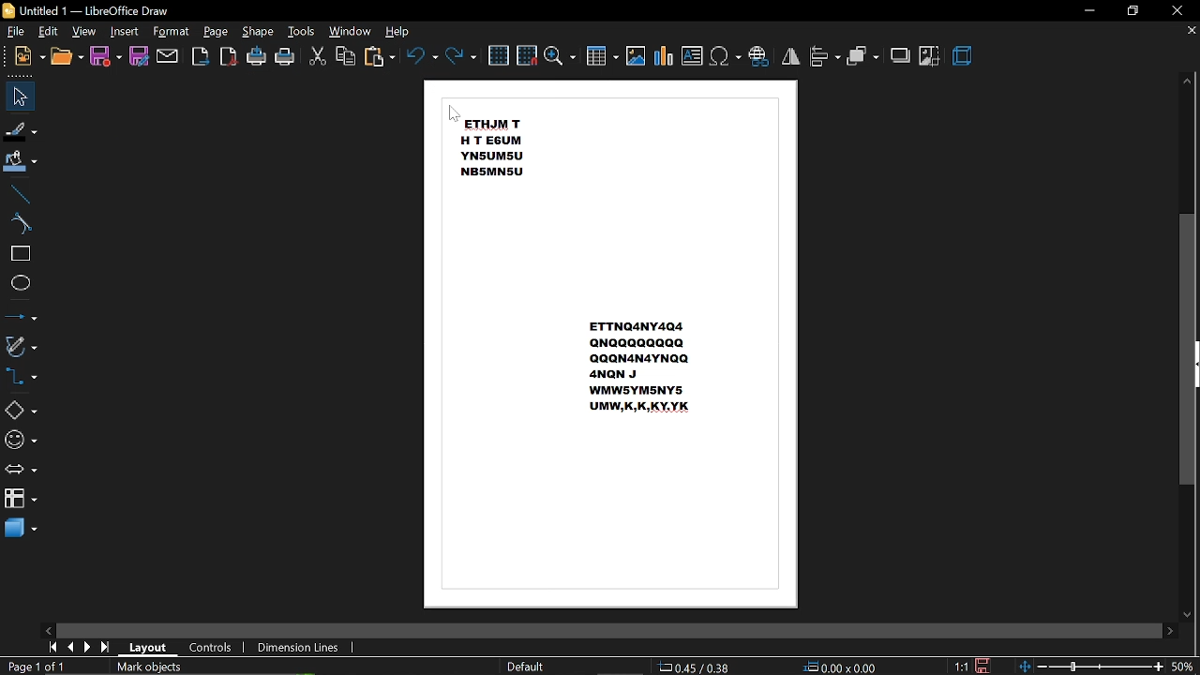 The width and height of the screenshot is (1200, 675). Describe the element at coordinates (20, 192) in the screenshot. I see `line` at that location.